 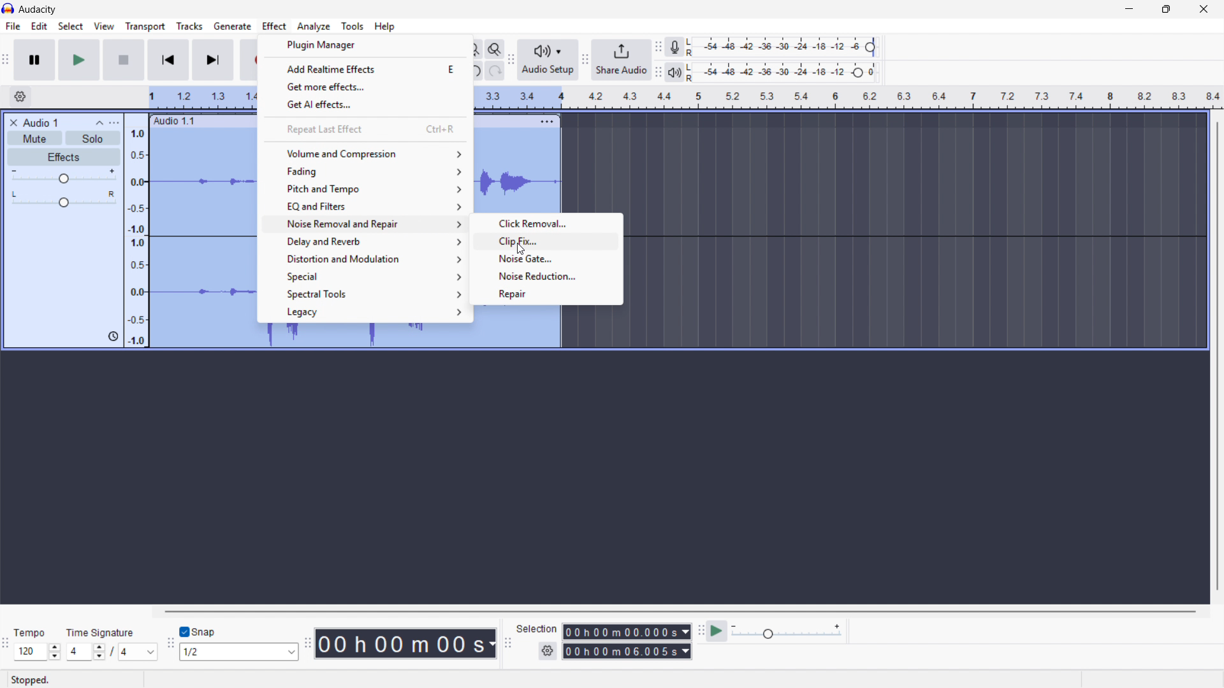 I want to click on Analyse, so click(x=313, y=26).